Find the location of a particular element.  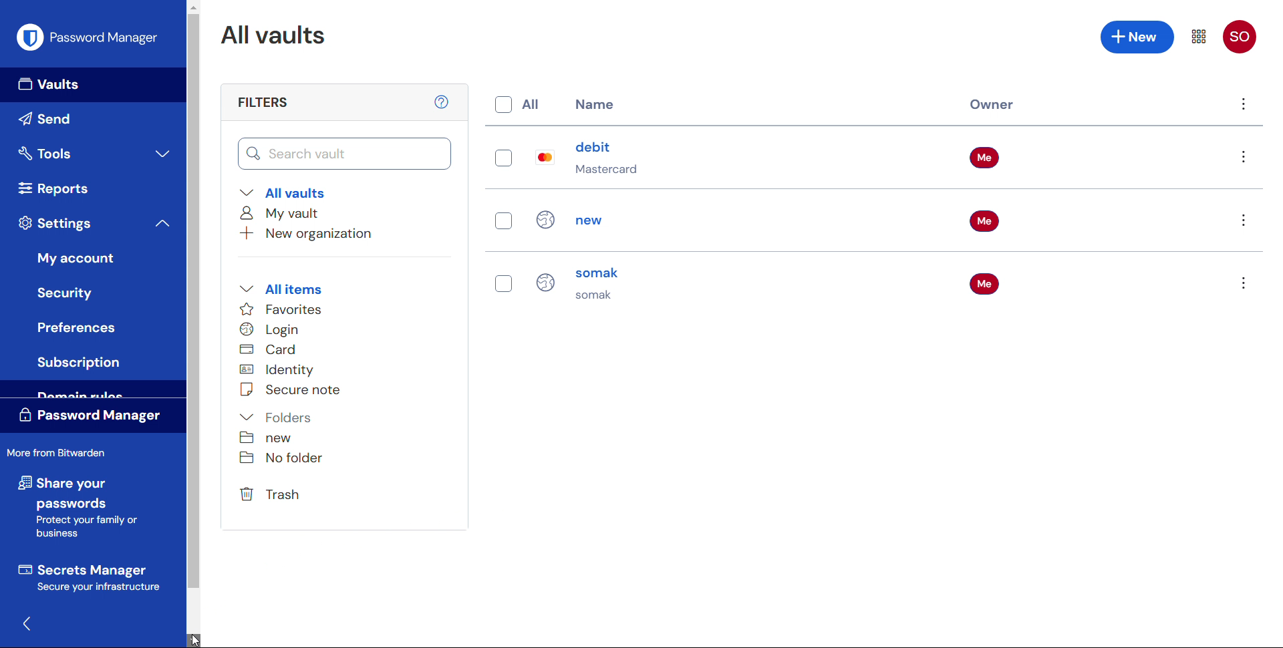

Menu  is located at coordinates (1198, 36).